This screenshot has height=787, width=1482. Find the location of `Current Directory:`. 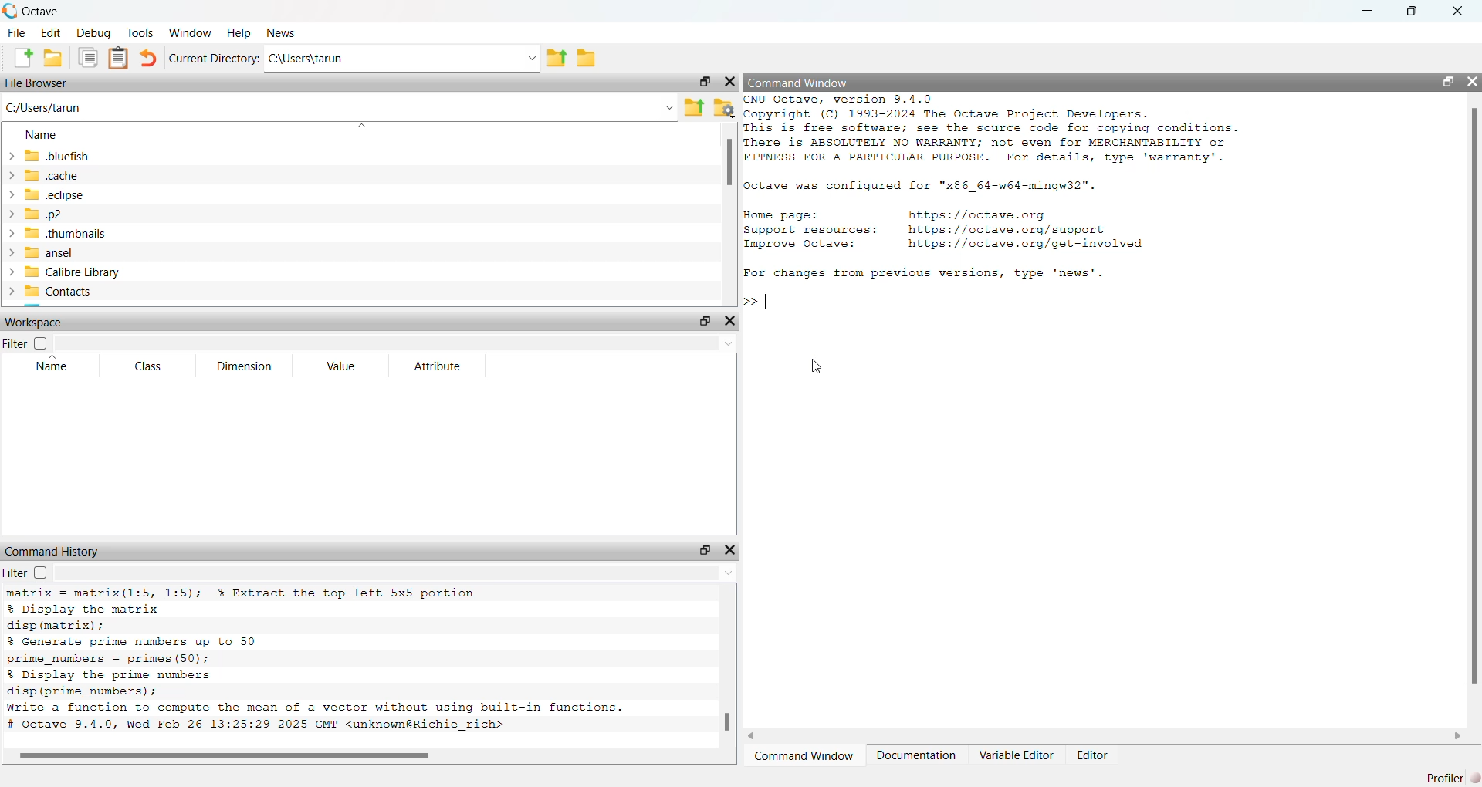

Current Directory: is located at coordinates (215, 59).